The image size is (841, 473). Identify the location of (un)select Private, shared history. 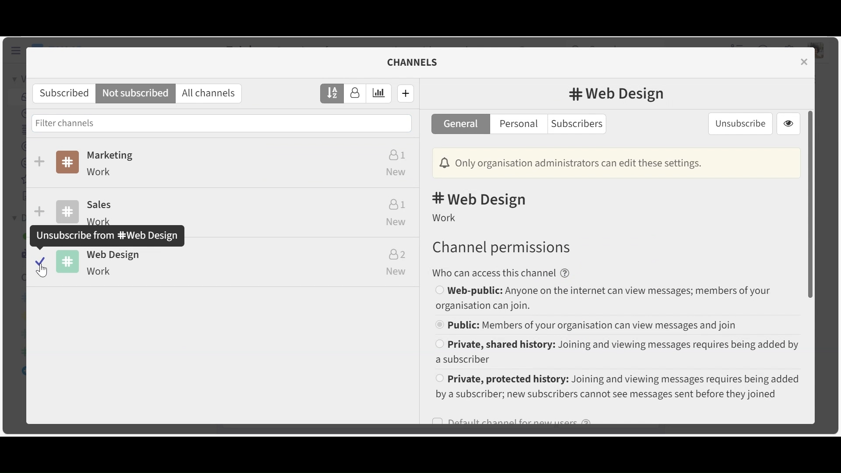
(616, 352).